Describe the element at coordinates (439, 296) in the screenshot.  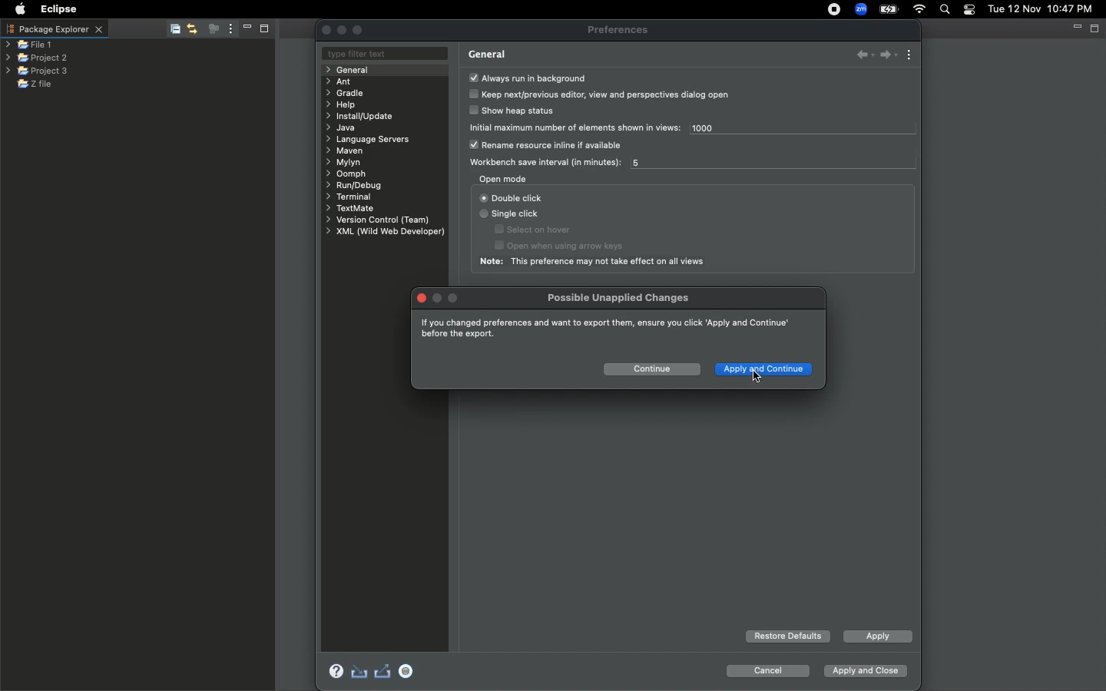
I see `mimimize` at that location.